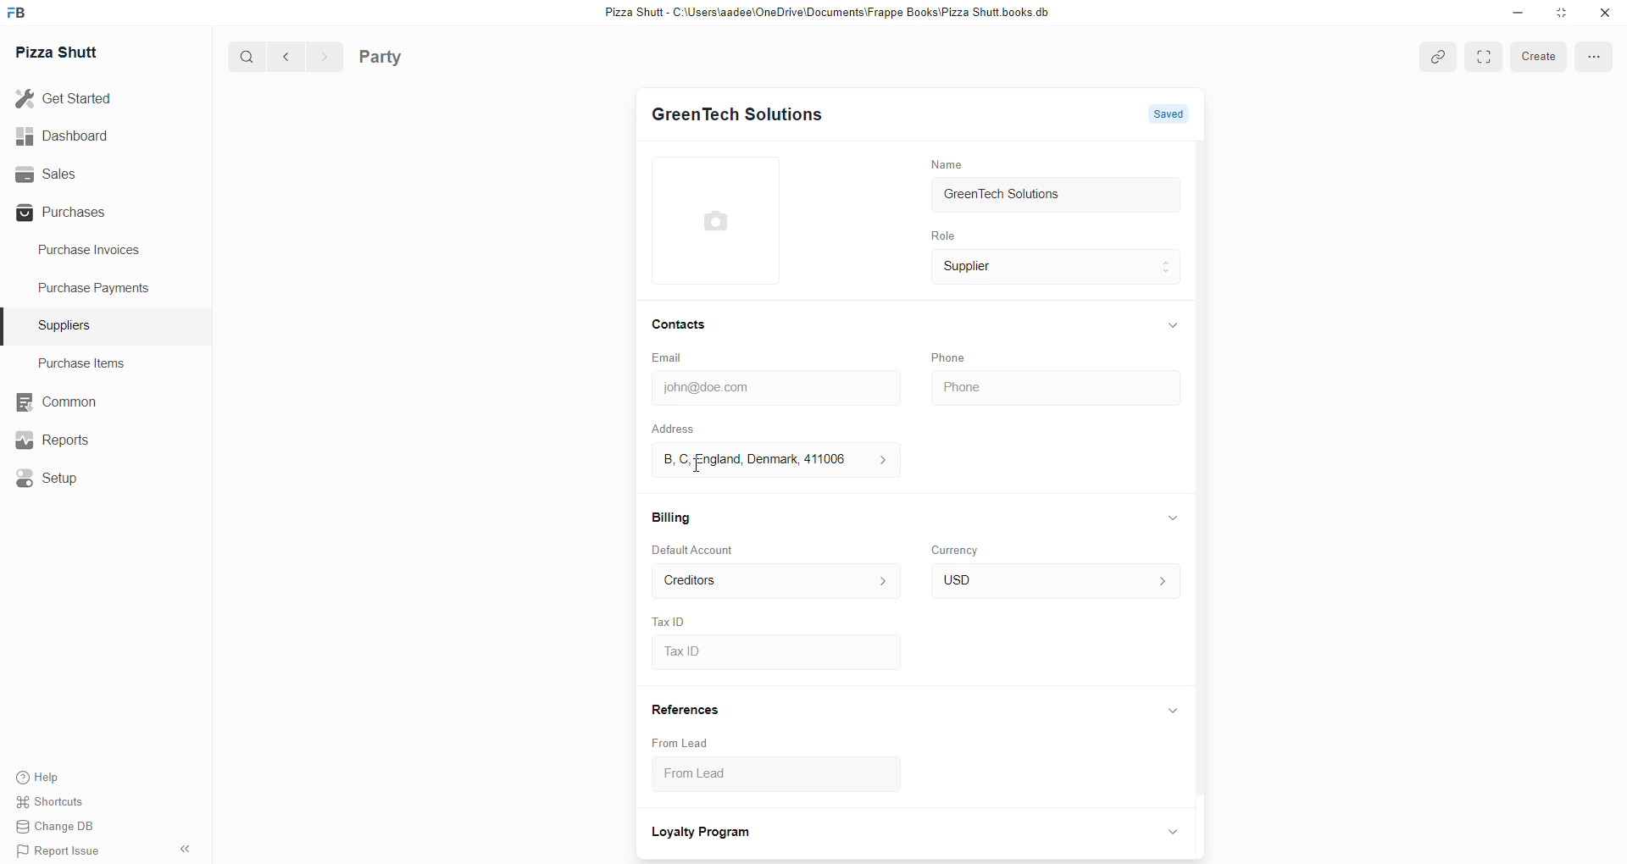  I want to click on john@doe.com, so click(772, 388).